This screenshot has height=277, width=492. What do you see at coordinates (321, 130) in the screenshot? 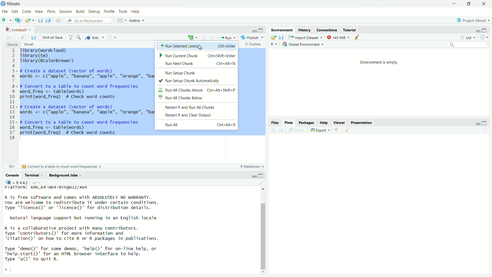
I see `Export` at bounding box center [321, 130].